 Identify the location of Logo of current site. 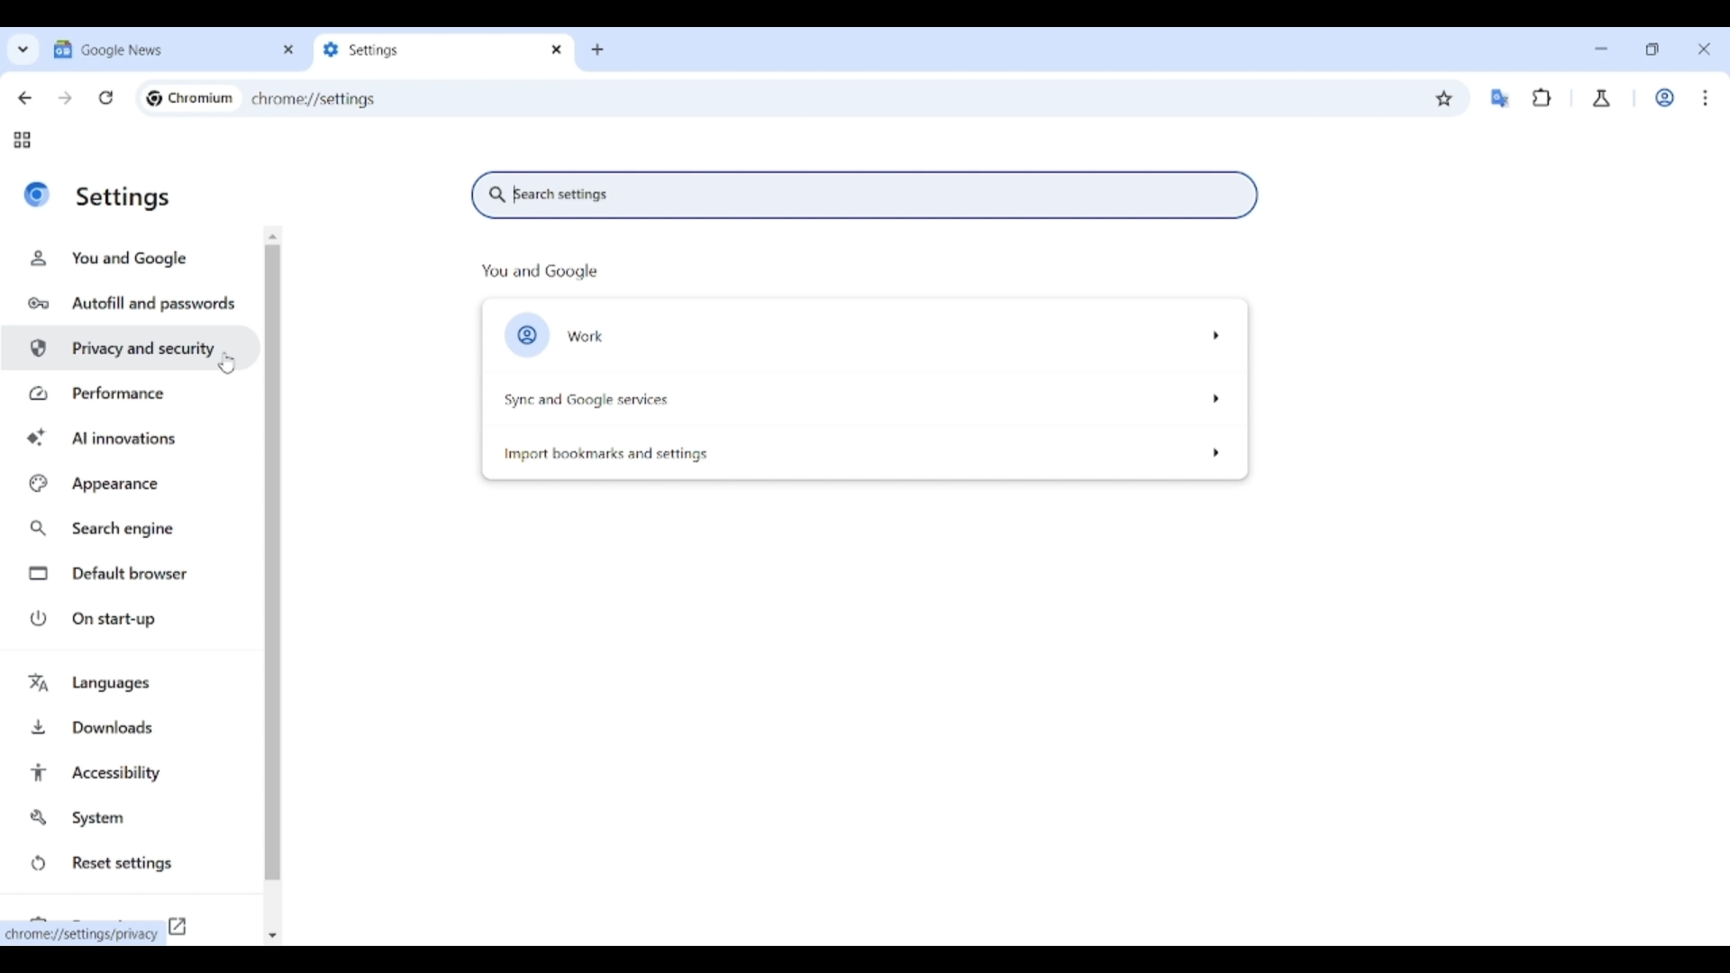
(37, 194).